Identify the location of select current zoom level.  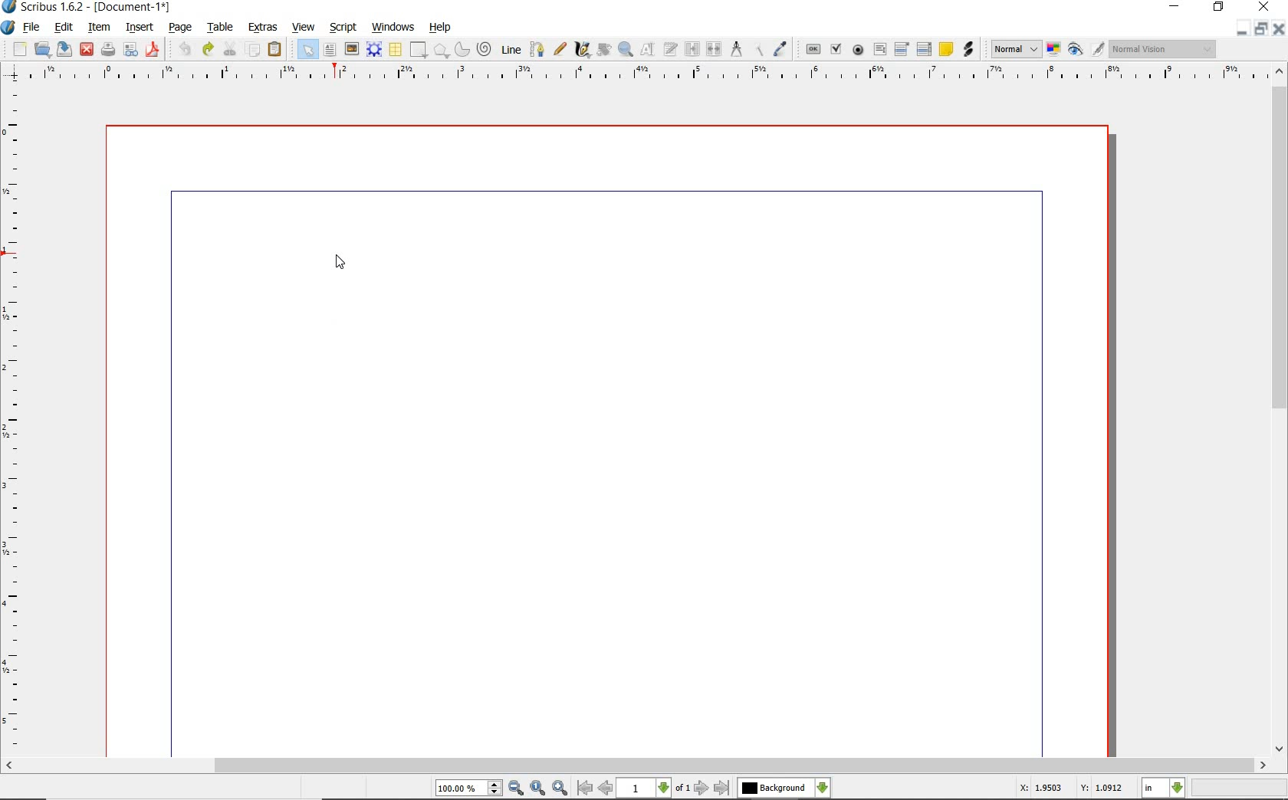
(468, 789).